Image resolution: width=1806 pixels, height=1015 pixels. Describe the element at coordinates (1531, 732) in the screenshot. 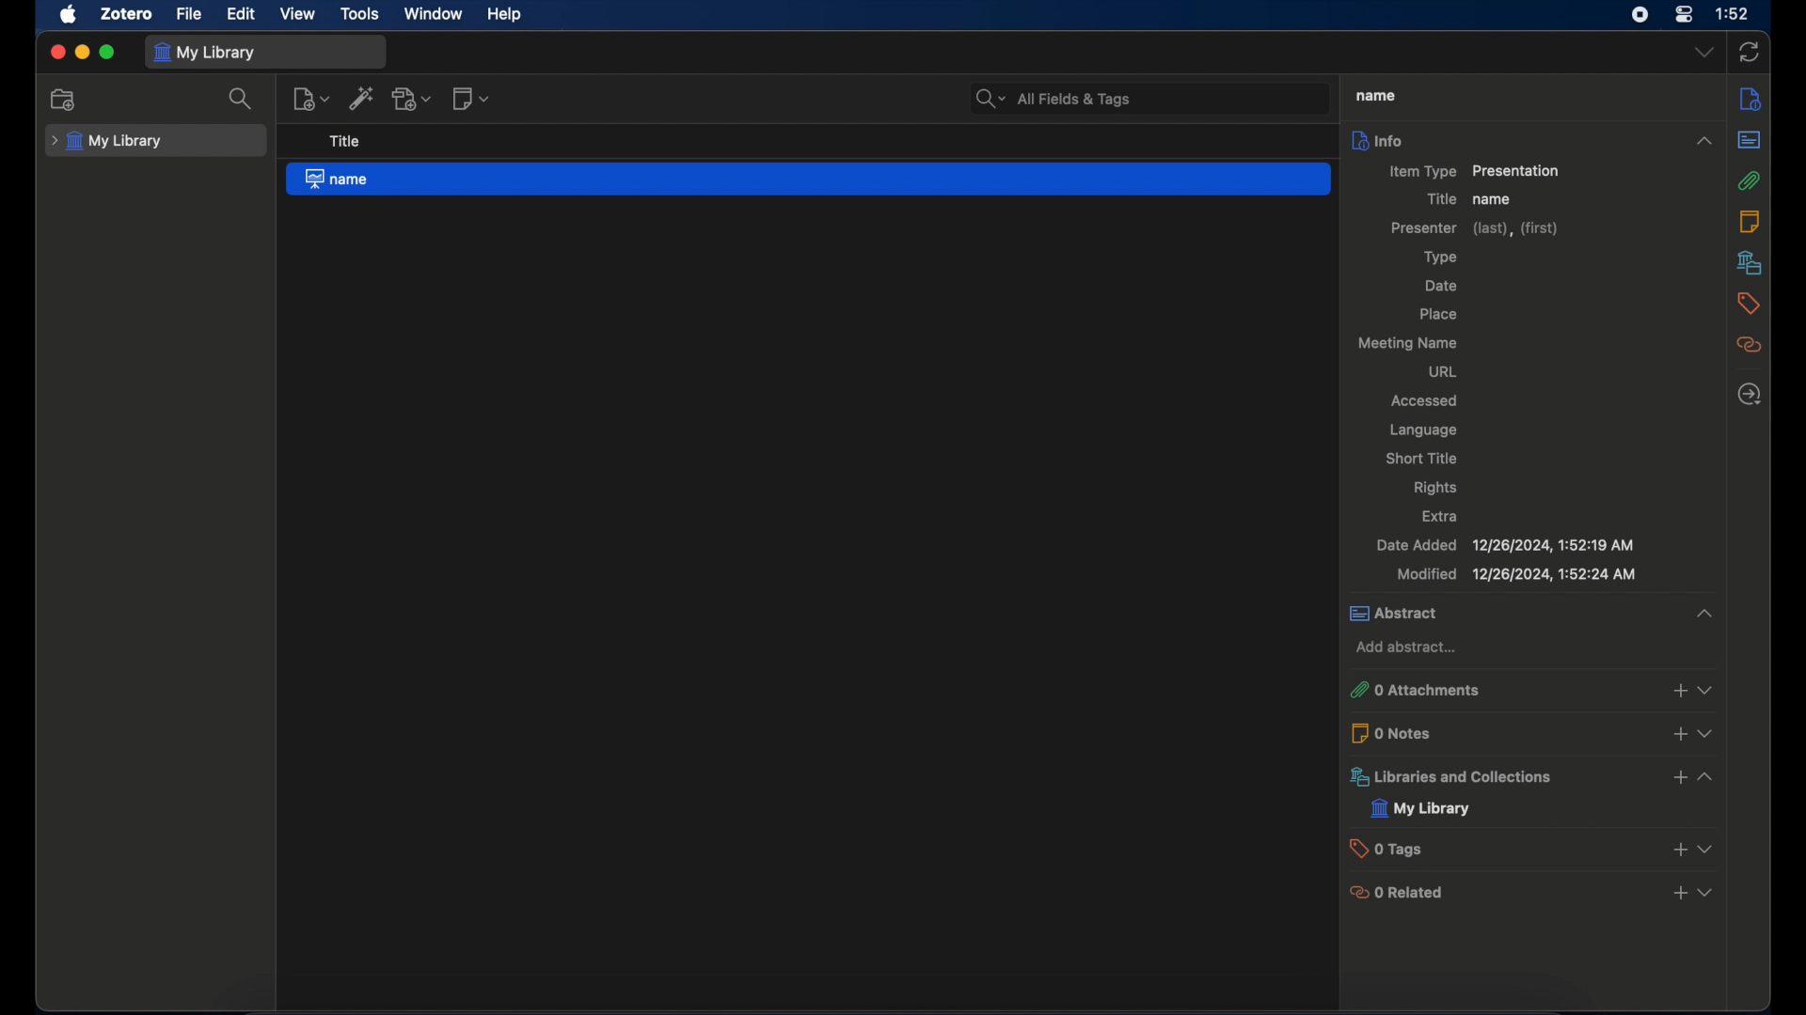

I see `0 notes` at that location.